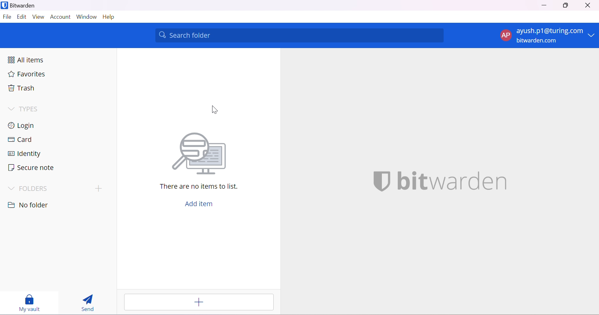  Describe the element at coordinates (61, 17) in the screenshot. I see `Account` at that location.